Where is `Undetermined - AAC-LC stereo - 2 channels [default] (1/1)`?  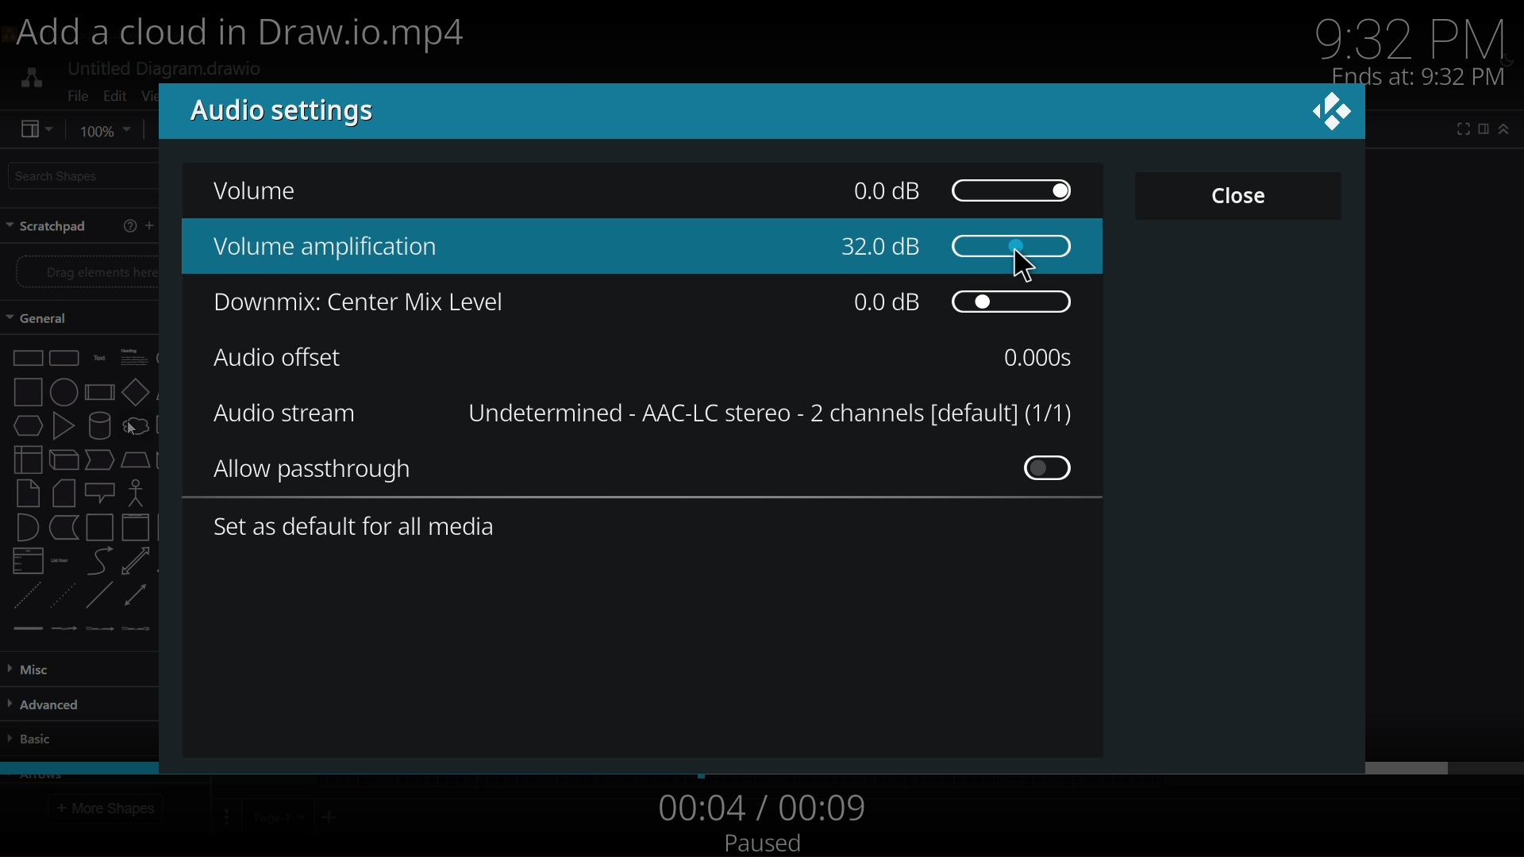 Undetermined - AAC-LC stereo - 2 channels [default] (1/1) is located at coordinates (764, 413).